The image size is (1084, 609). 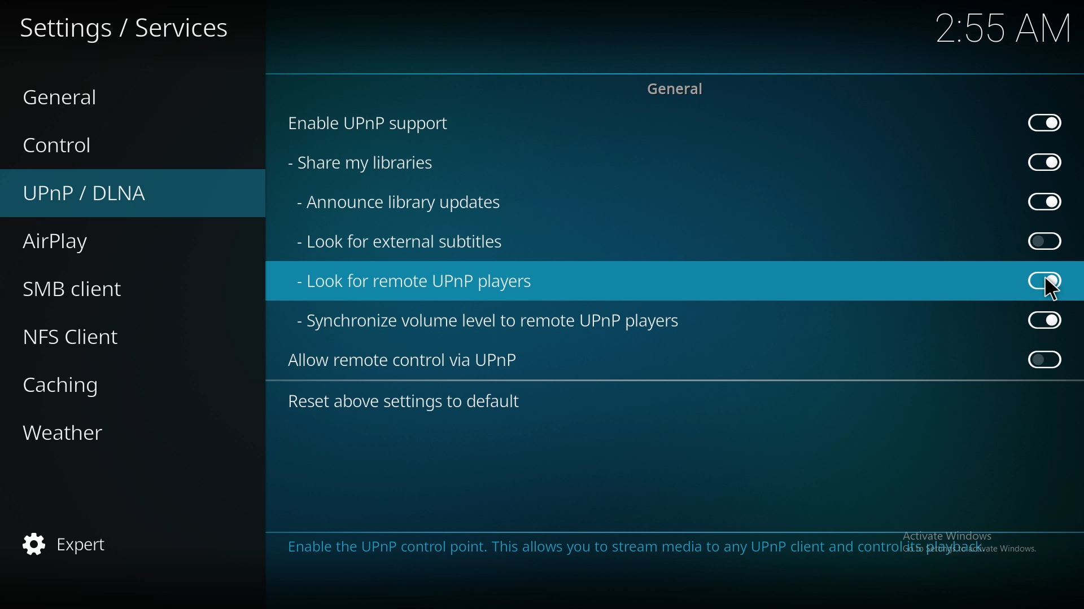 I want to click on airplay, so click(x=78, y=243).